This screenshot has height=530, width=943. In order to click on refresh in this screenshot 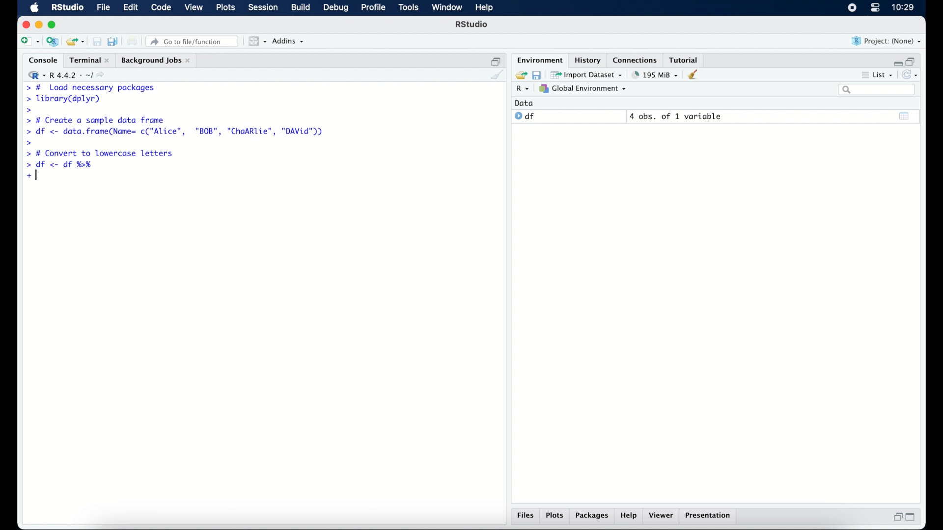, I will do `click(912, 76)`.